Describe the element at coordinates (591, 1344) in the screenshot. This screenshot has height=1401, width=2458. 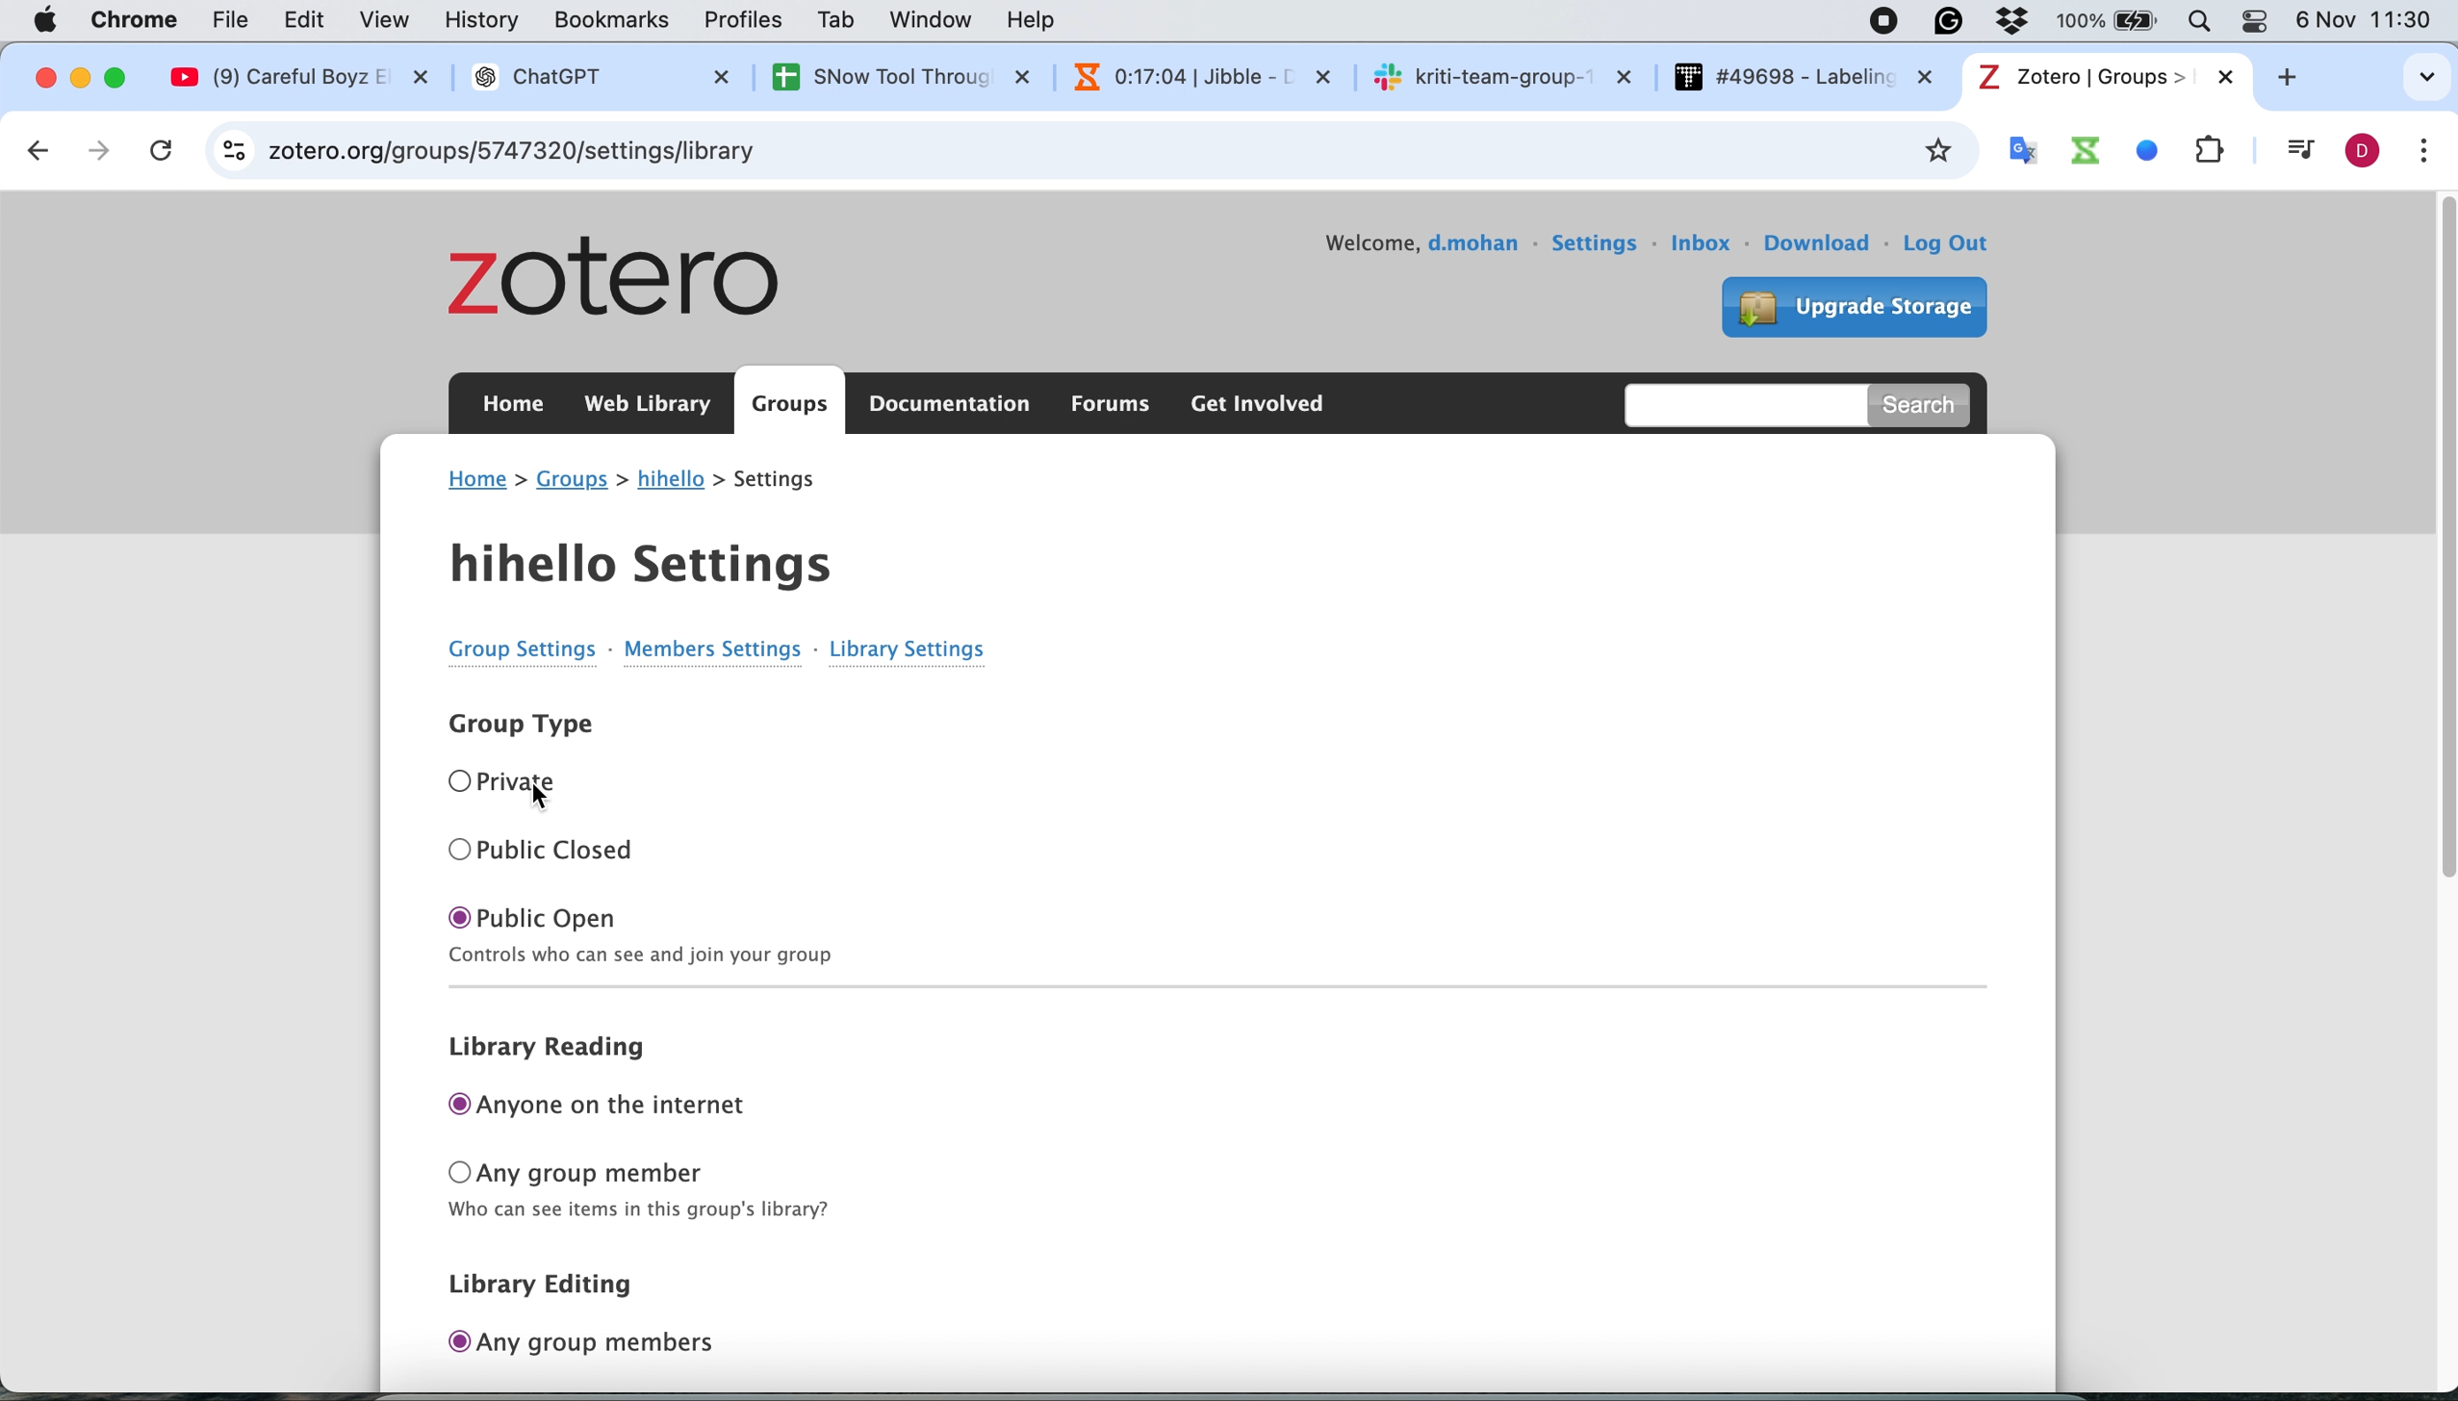
I see `any group members` at that location.